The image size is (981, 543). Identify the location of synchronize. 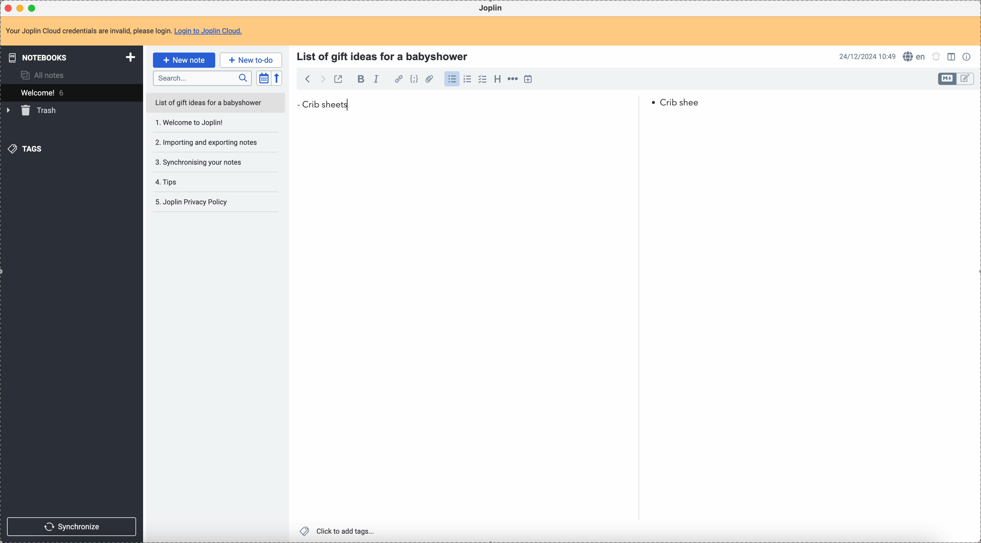
(73, 526).